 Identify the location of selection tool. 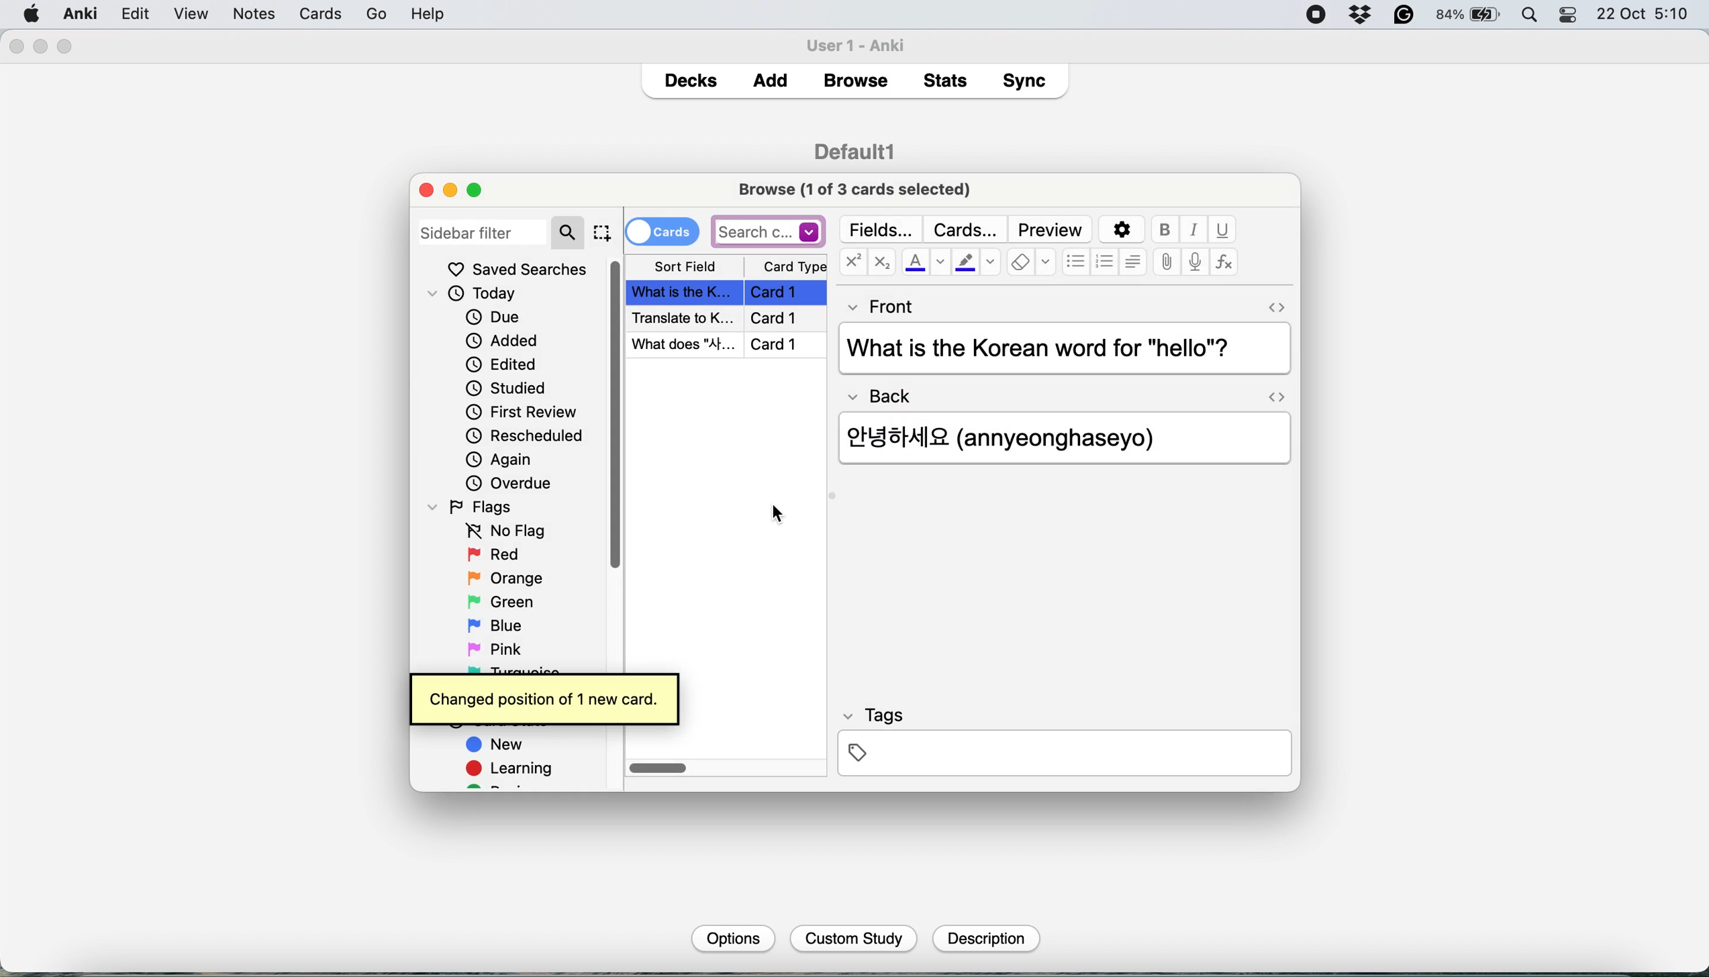
(601, 232).